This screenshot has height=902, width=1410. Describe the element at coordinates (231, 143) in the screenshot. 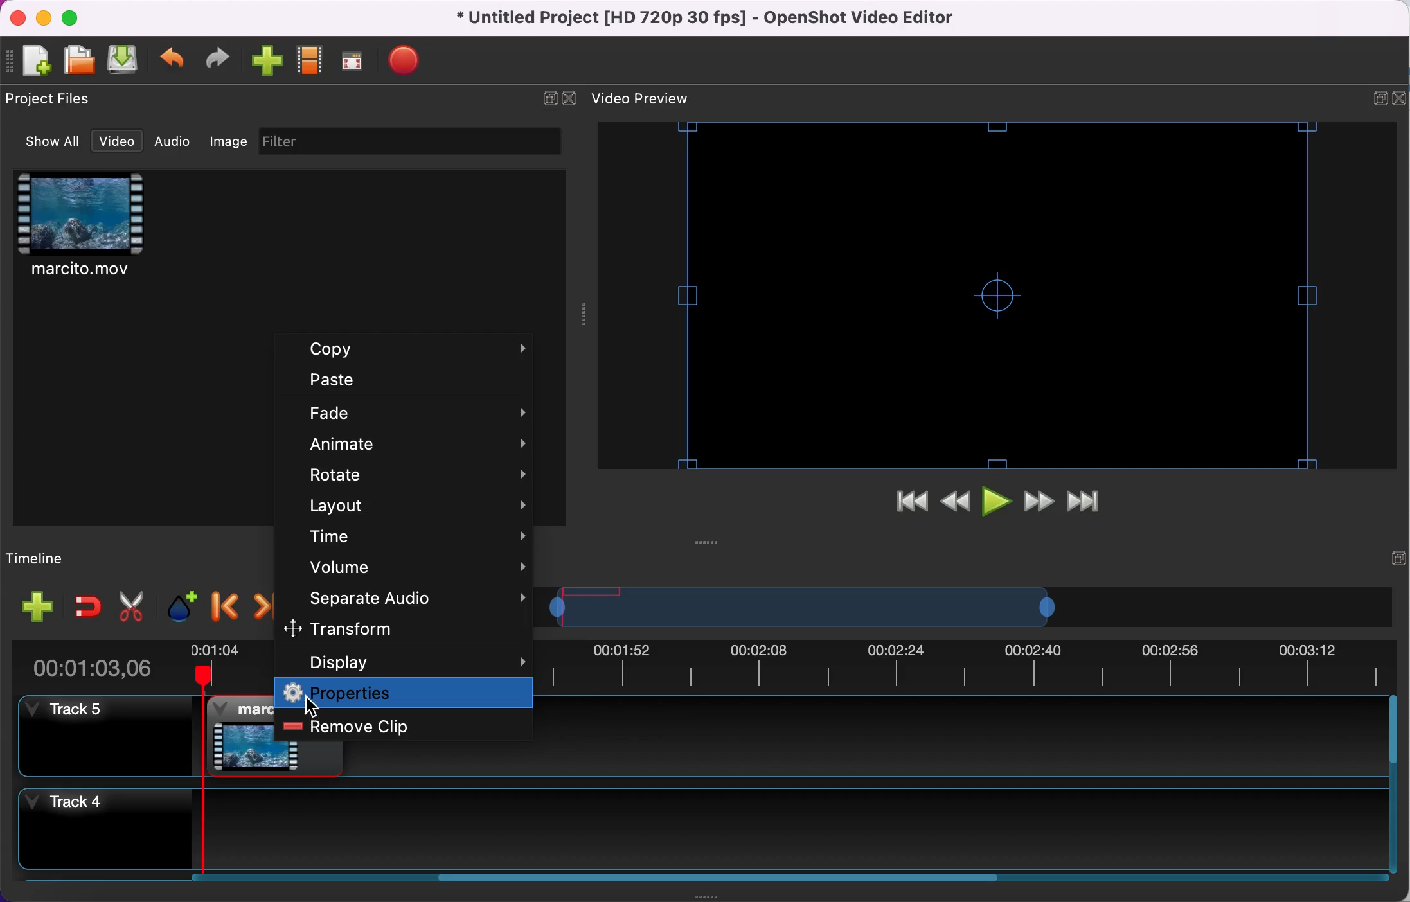

I see `image` at that location.